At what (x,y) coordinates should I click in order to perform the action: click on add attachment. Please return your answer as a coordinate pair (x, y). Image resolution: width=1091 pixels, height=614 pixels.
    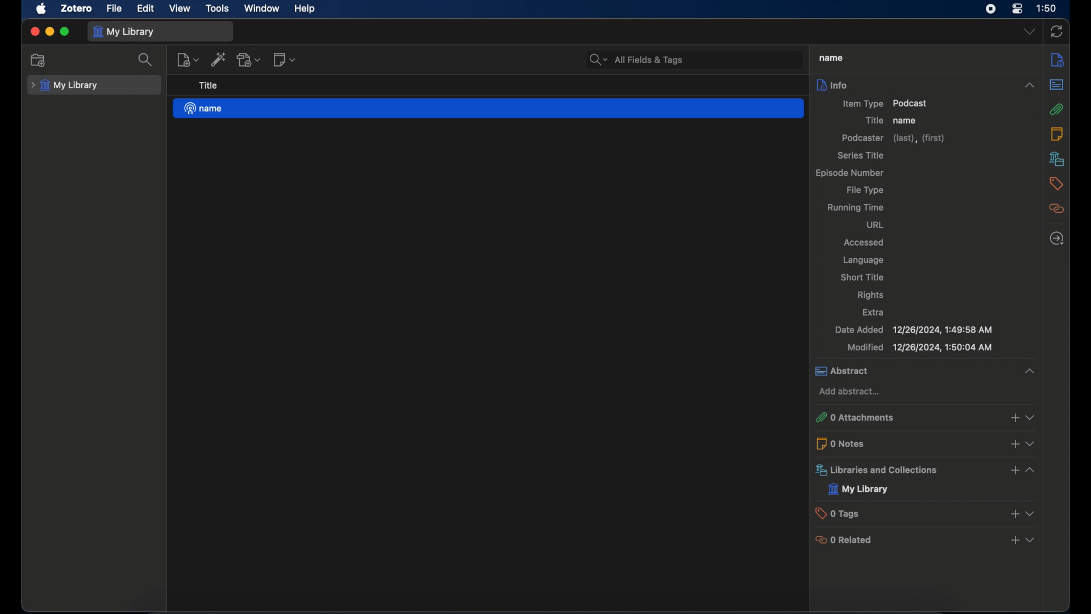
    Looking at the image, I should click on (249, 59).